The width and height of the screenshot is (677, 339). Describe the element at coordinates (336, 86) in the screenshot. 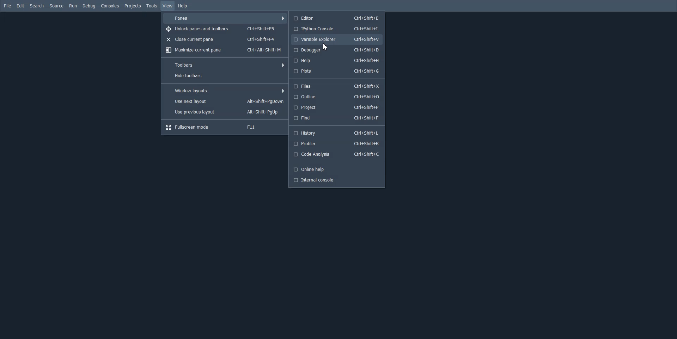

I see `Files` at that location.